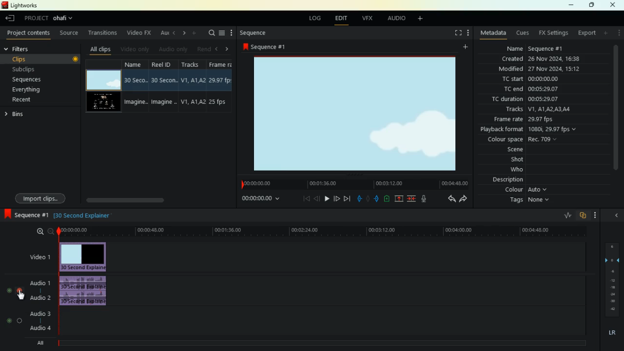 The width and height of the screenshot is (624, 351). I want to click on hold, so click(367, 199).